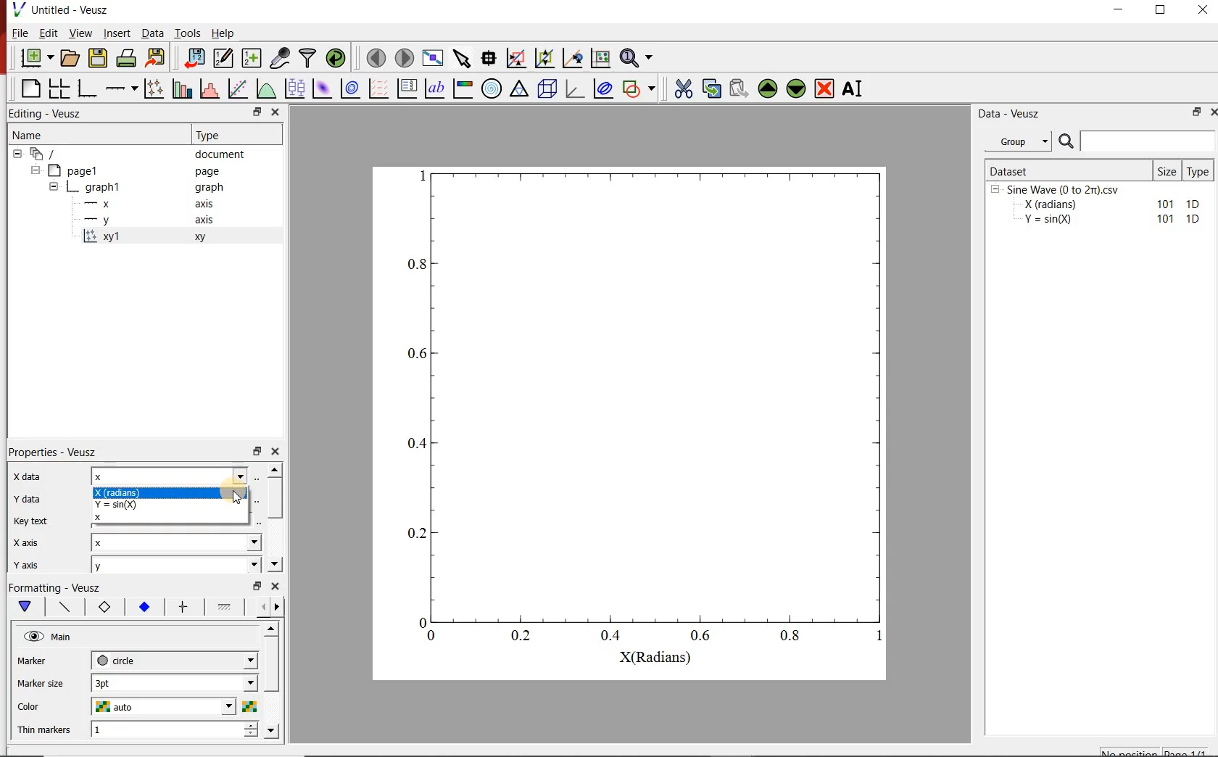 This screenshot has height=757, width=1218. I want to click on no positions, so click(1155, 750).